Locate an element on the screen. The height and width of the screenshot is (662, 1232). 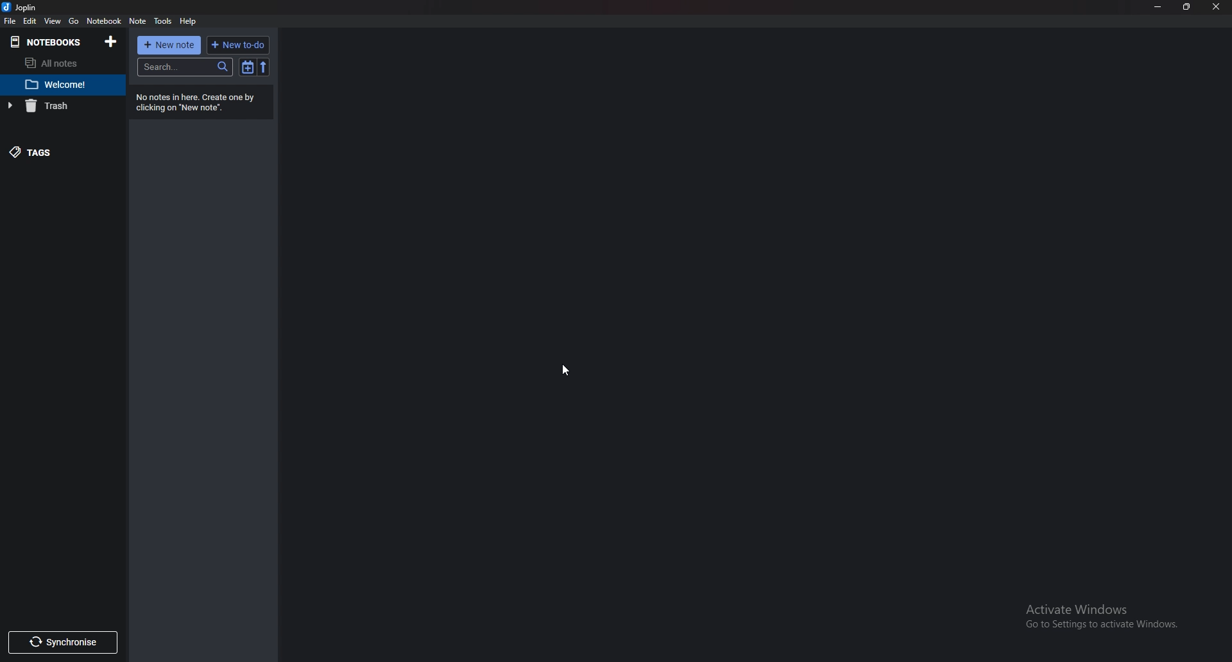
Go is located at coordinates (74, 21).